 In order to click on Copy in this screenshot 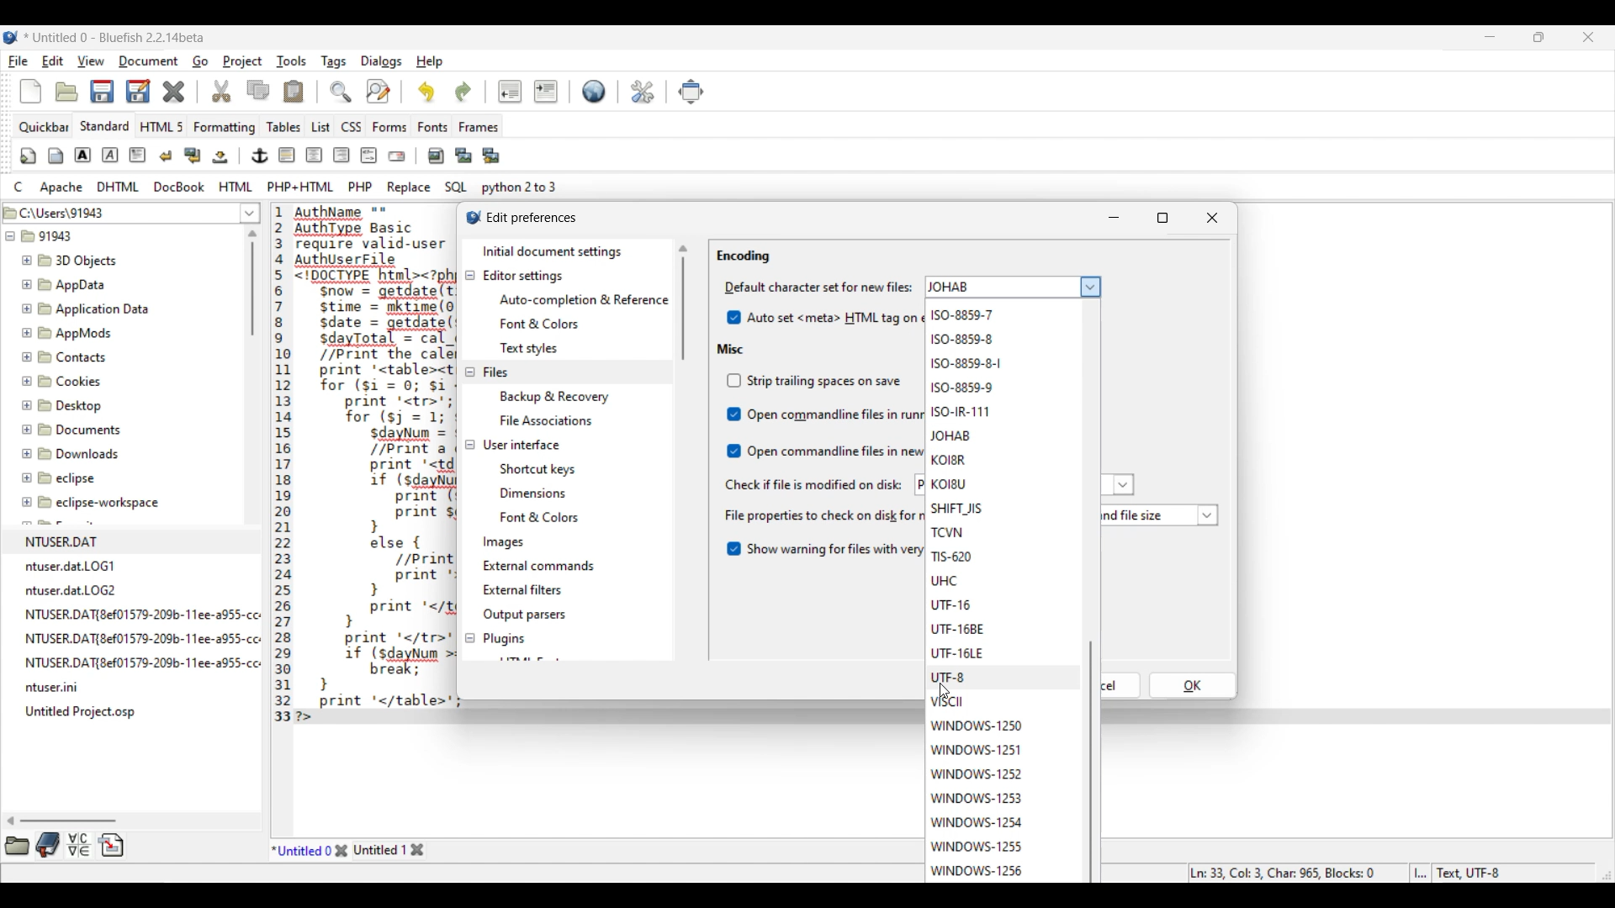, I will do `click(258, 90)`.